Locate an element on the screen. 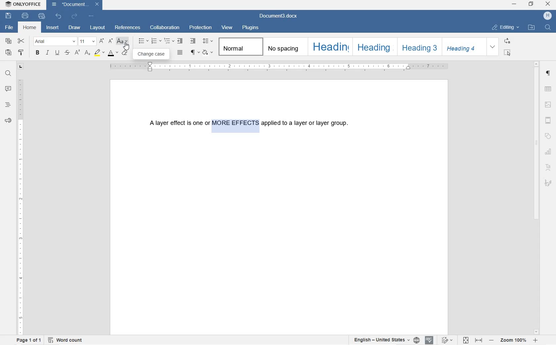  TRACK CHANGES is located at coordinates (447, 340).